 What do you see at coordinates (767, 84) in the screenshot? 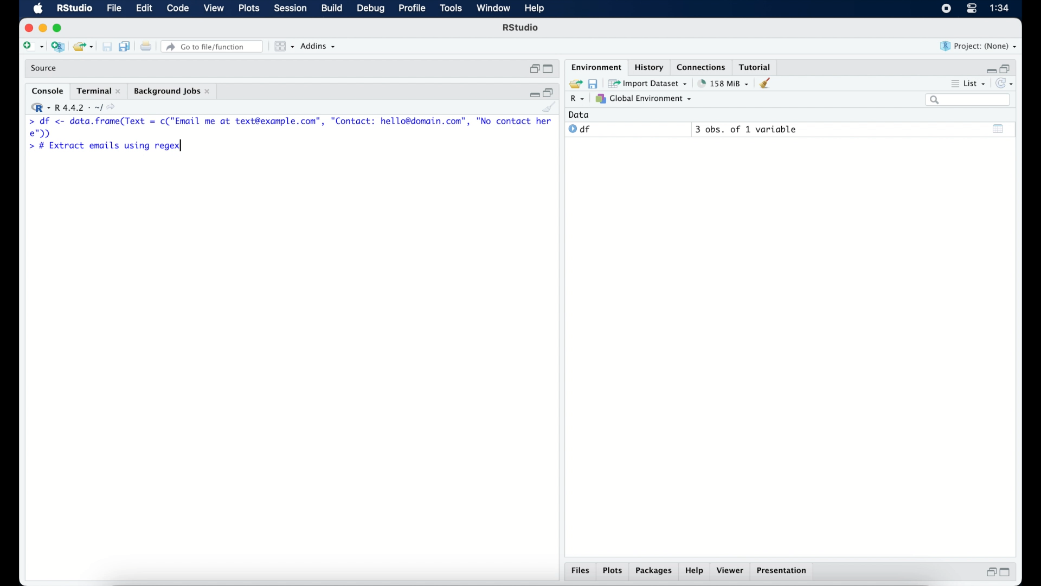
I see `clear console` at bounding box center [767, 84].